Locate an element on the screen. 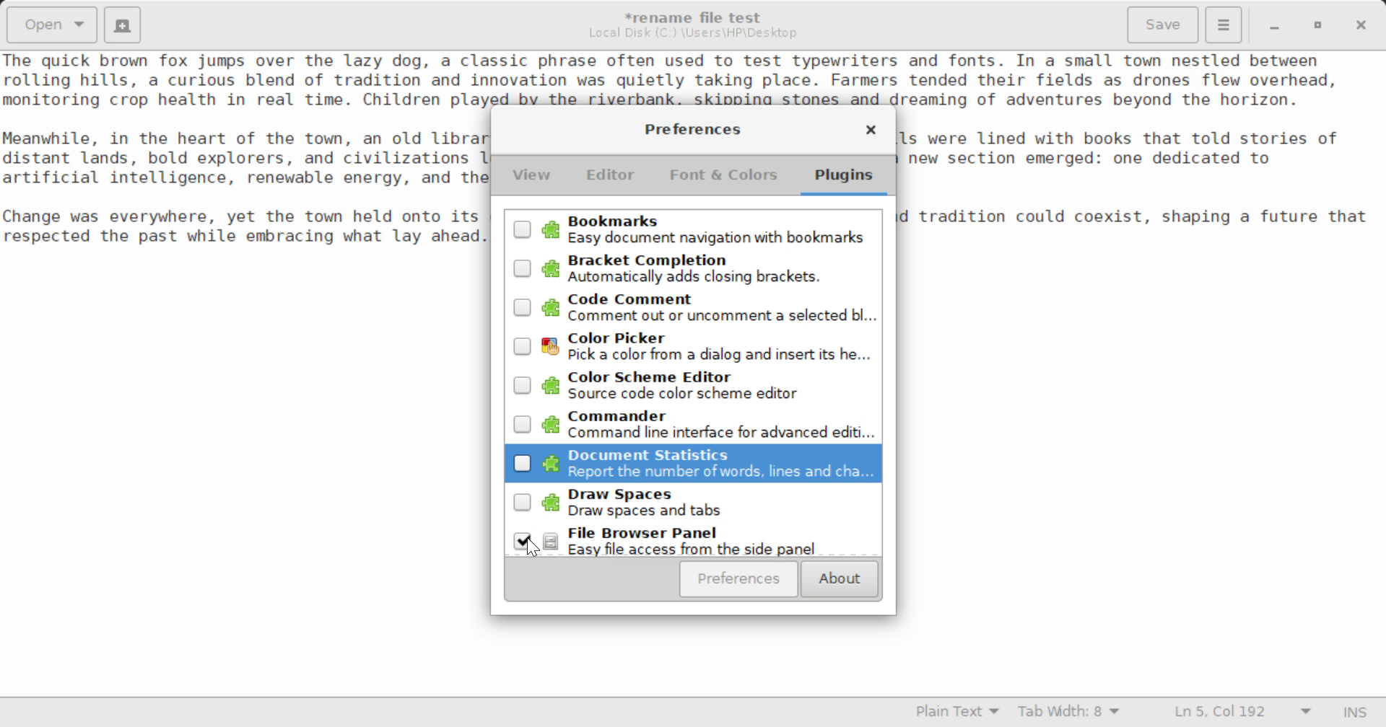  Minimize is located at coordinates (1318, 25).